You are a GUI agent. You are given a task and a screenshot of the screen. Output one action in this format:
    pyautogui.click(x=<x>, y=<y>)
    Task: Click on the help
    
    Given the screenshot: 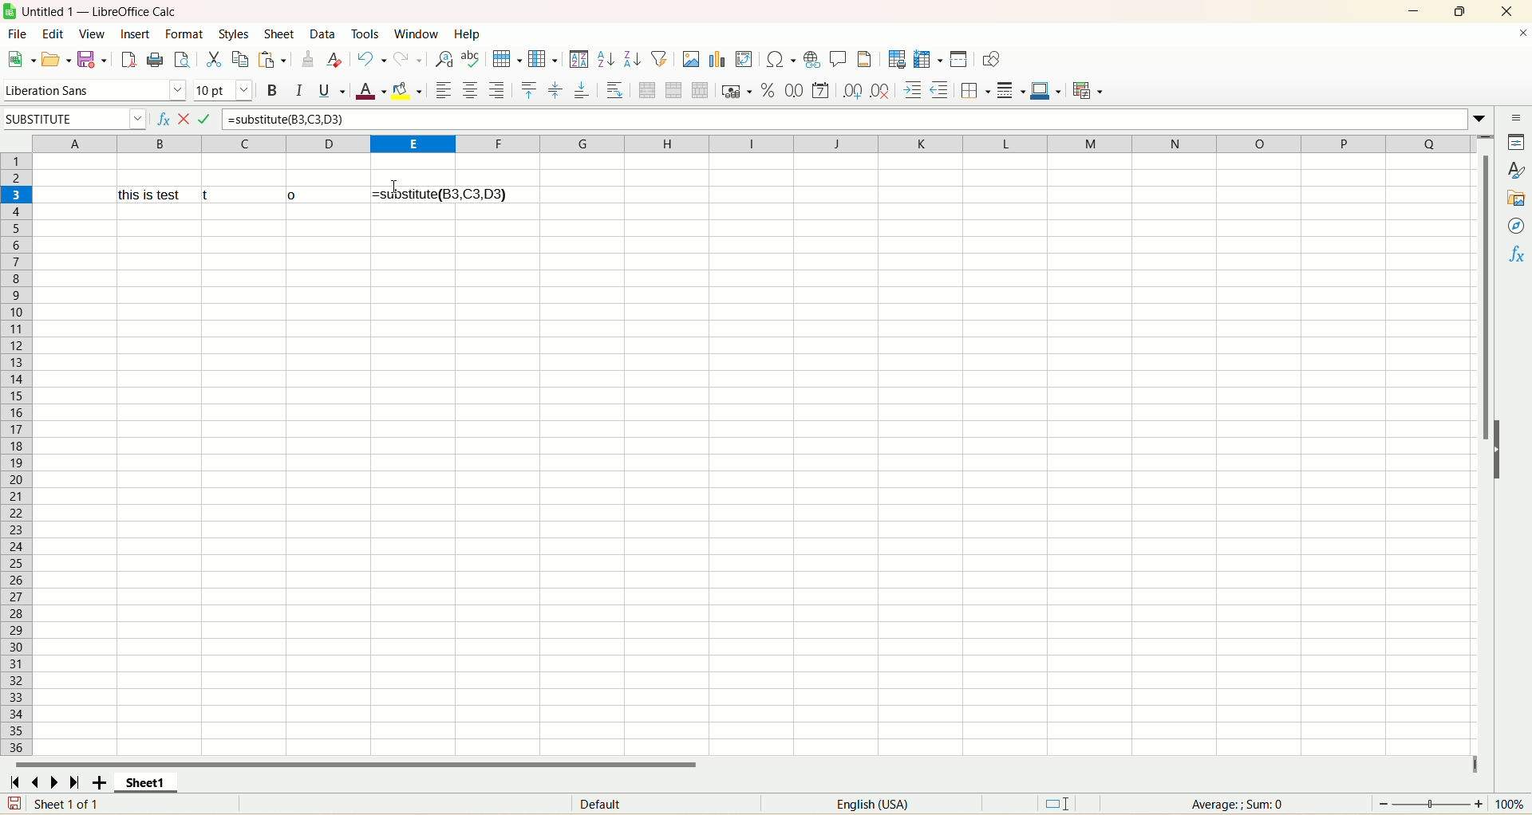 What is the action you would take?
    pyautogui.click(x=467, y=35)
    